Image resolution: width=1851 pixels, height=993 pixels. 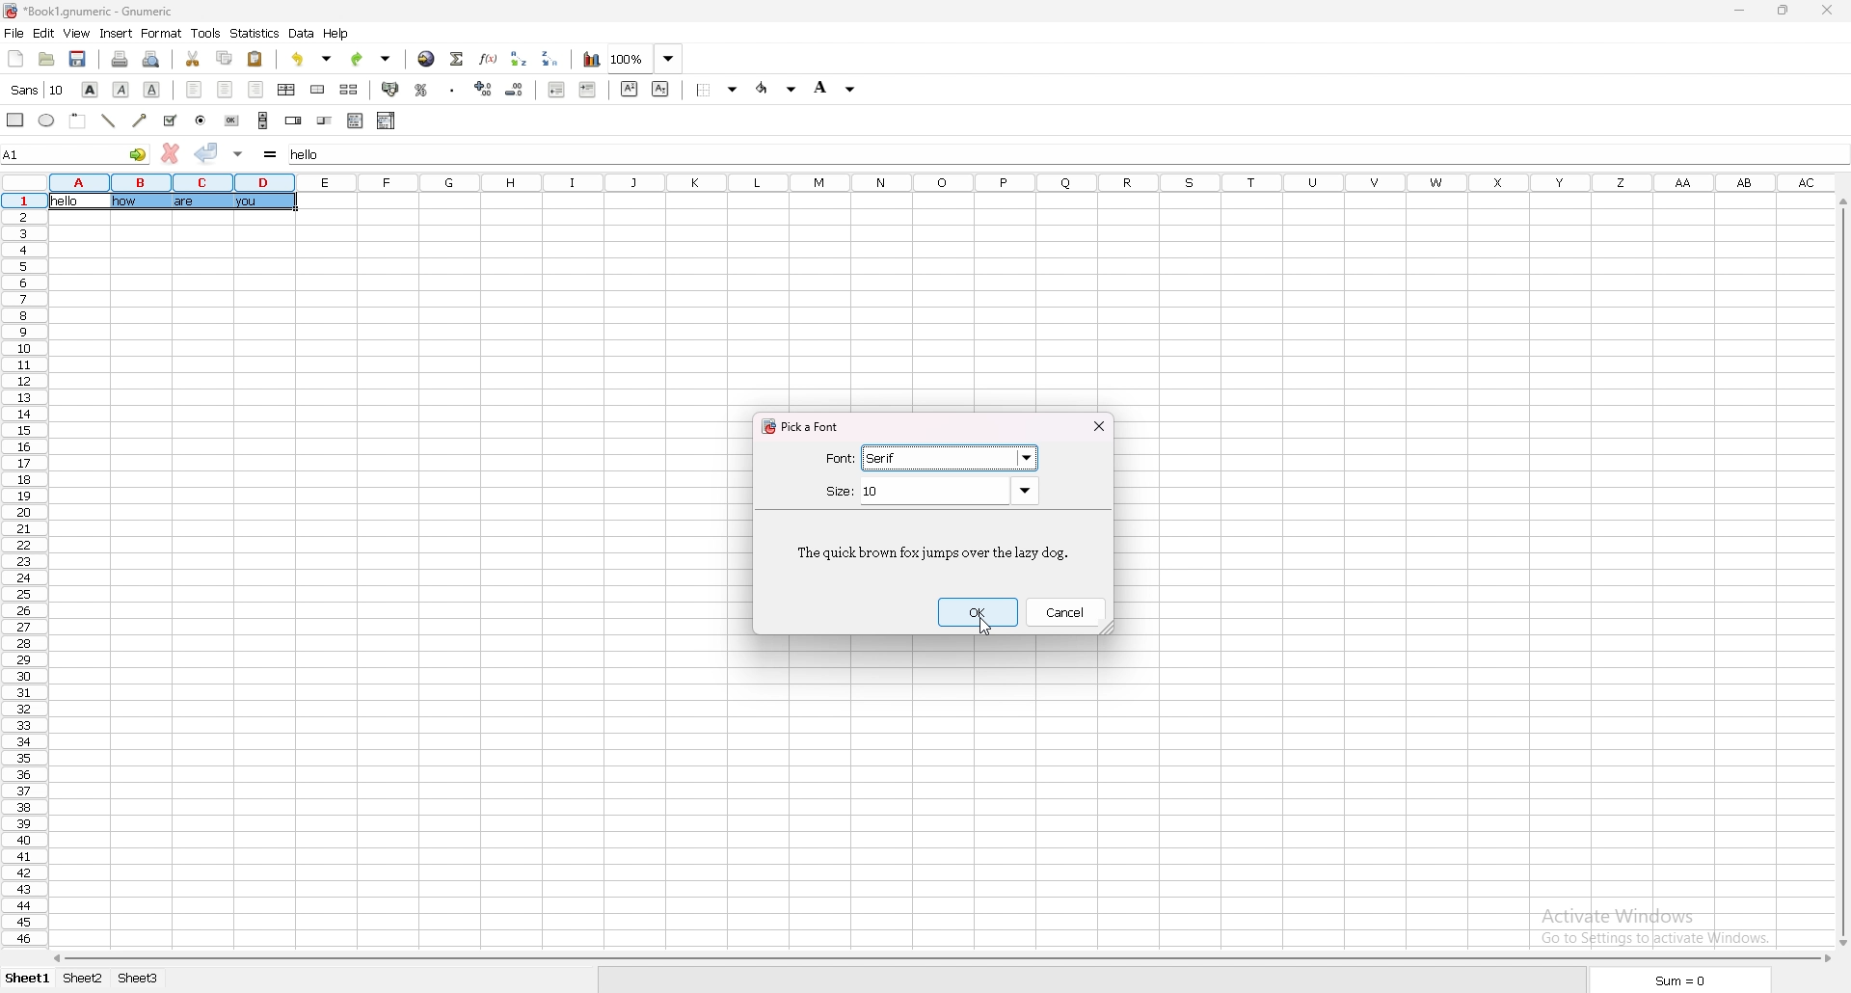 What do you see at coordinates (1099, 425) in the screenshot?
I see `close` at bounding box center [1099, 425].